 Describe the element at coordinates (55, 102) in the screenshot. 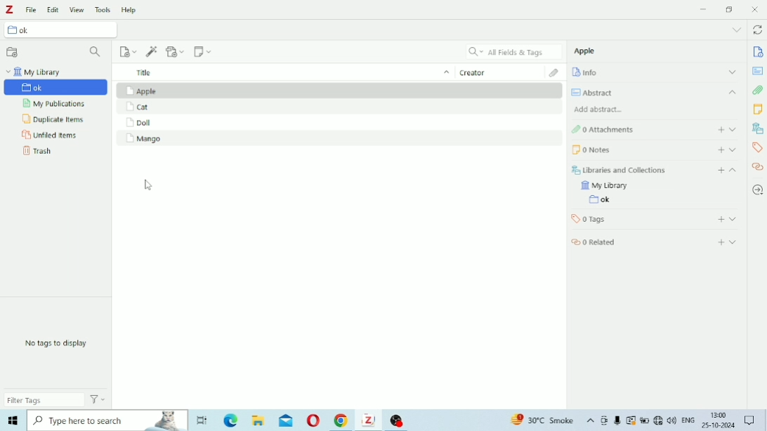

I see `My Publications` at that location.